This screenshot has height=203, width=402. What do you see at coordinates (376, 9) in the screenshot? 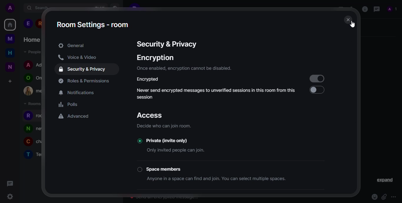
I see `threads` at bounding box center [376, 9].